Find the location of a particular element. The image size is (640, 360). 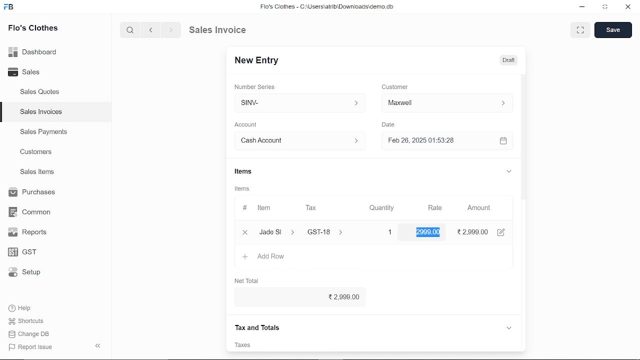

Tax is located at coordinates (313, 208).